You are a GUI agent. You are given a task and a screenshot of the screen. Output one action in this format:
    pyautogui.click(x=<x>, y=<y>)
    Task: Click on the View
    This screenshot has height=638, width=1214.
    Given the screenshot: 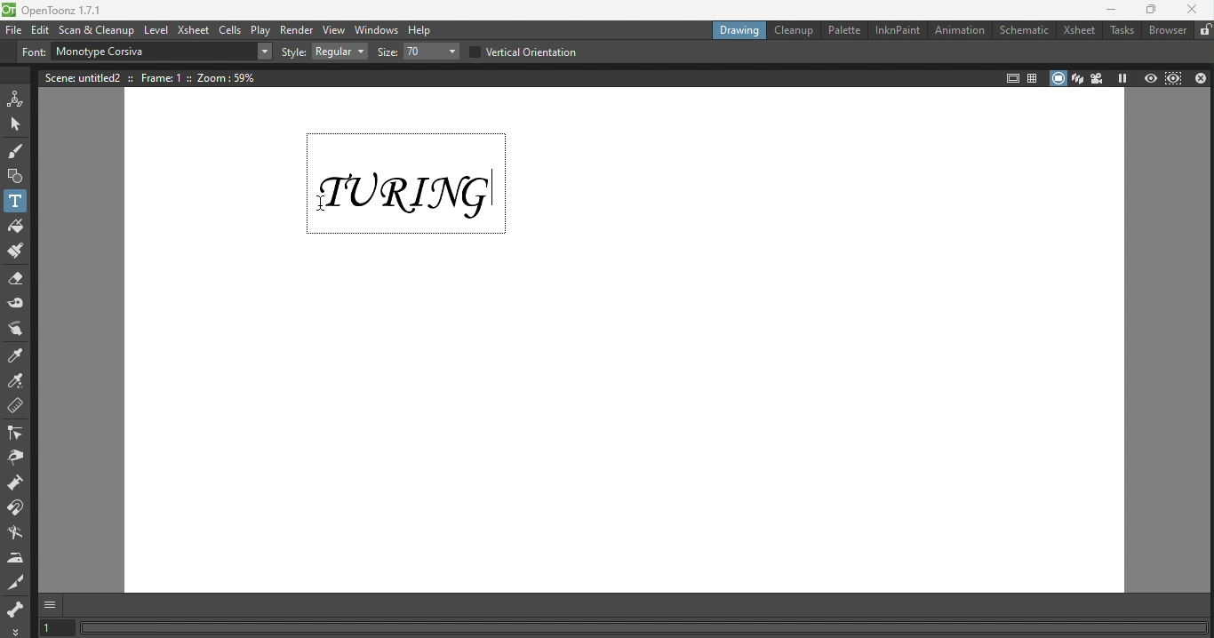 What is the action you would take?
    pyautogui.click(x=335, y=28)
    